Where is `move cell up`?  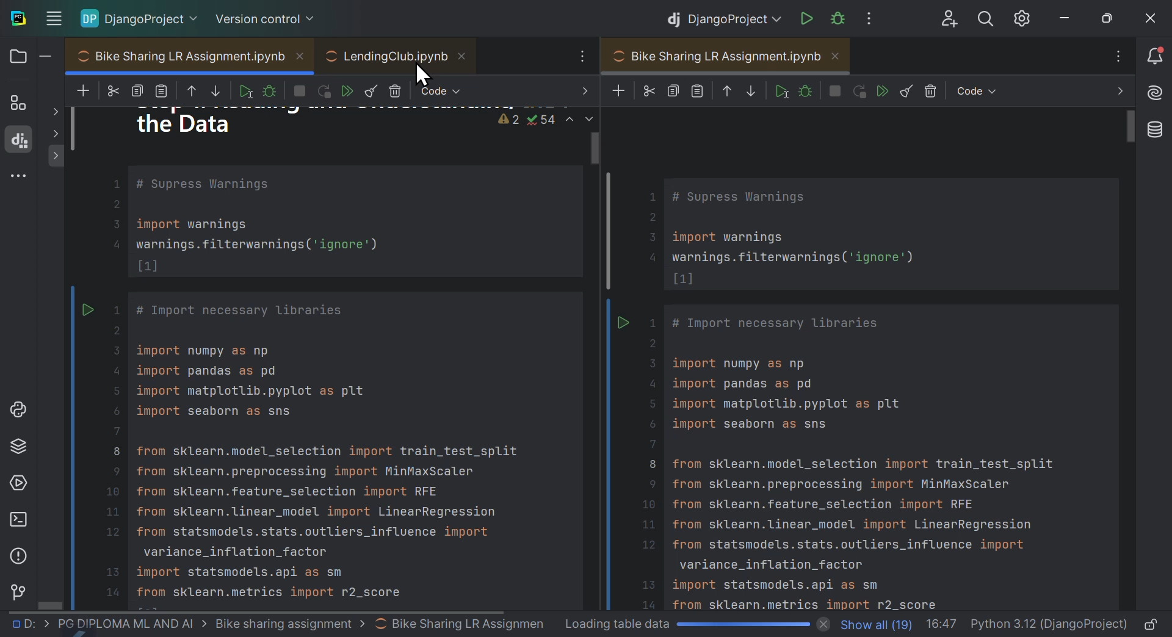
move cell up is located at coordinates (193, 93).